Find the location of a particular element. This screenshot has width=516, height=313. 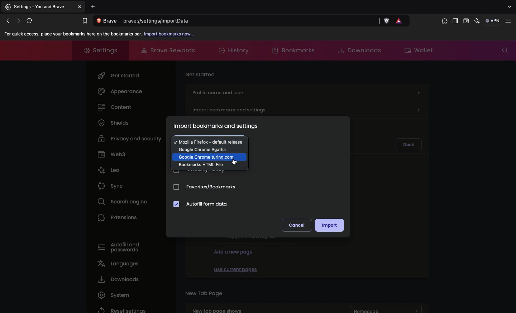

Sync is located at coordinates (112, 184).